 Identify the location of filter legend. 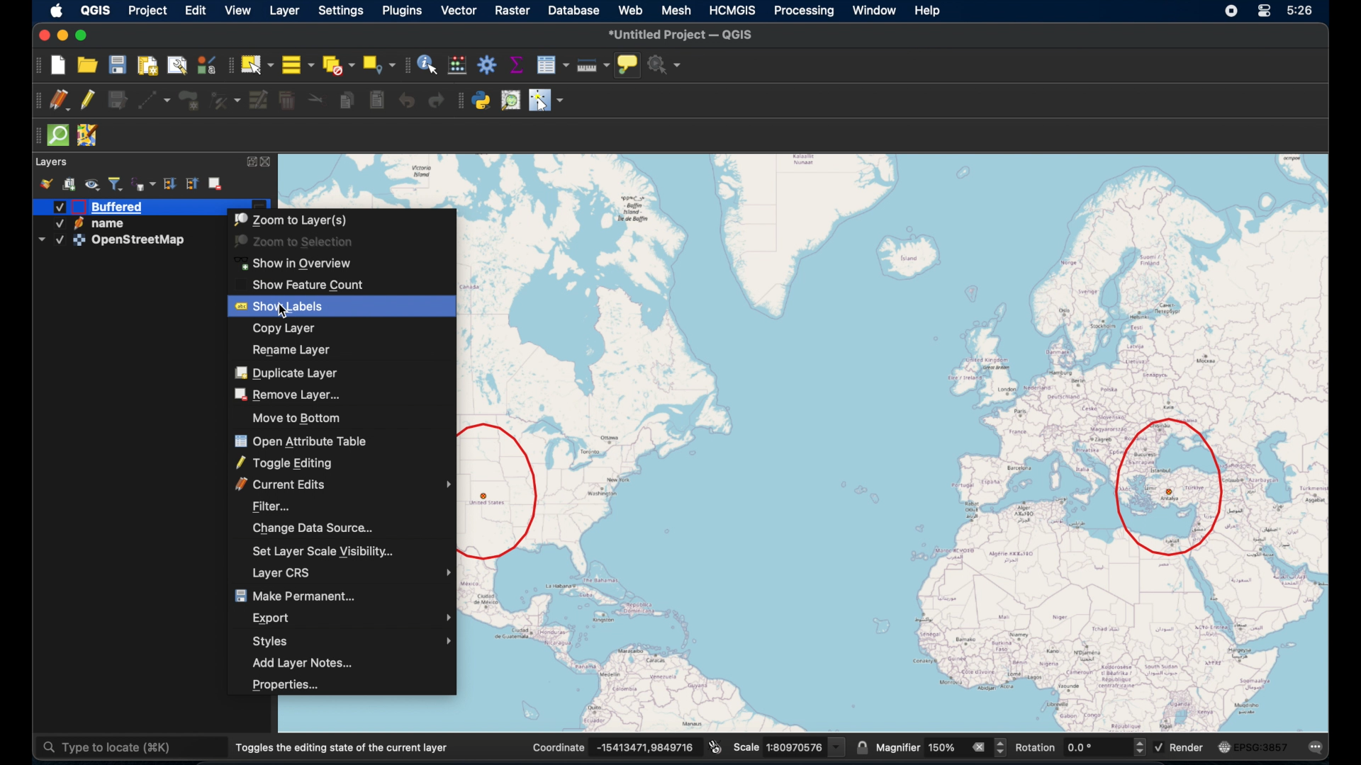
(116, 183).